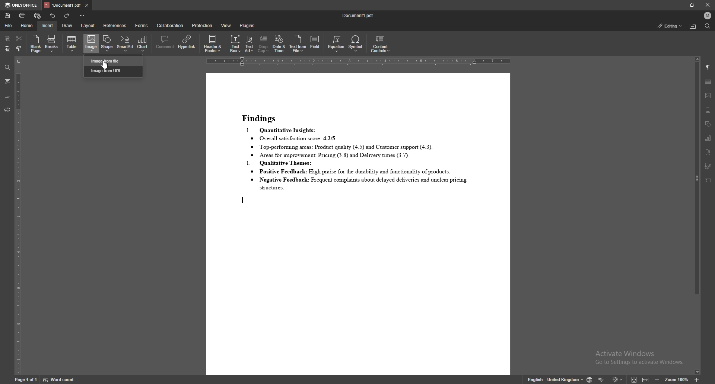 The height and width of the screenshot is (384, 715). What do you see at coordinates (708, 15) in the screenshot?
I see `profile` at bounding box center [708, 15].